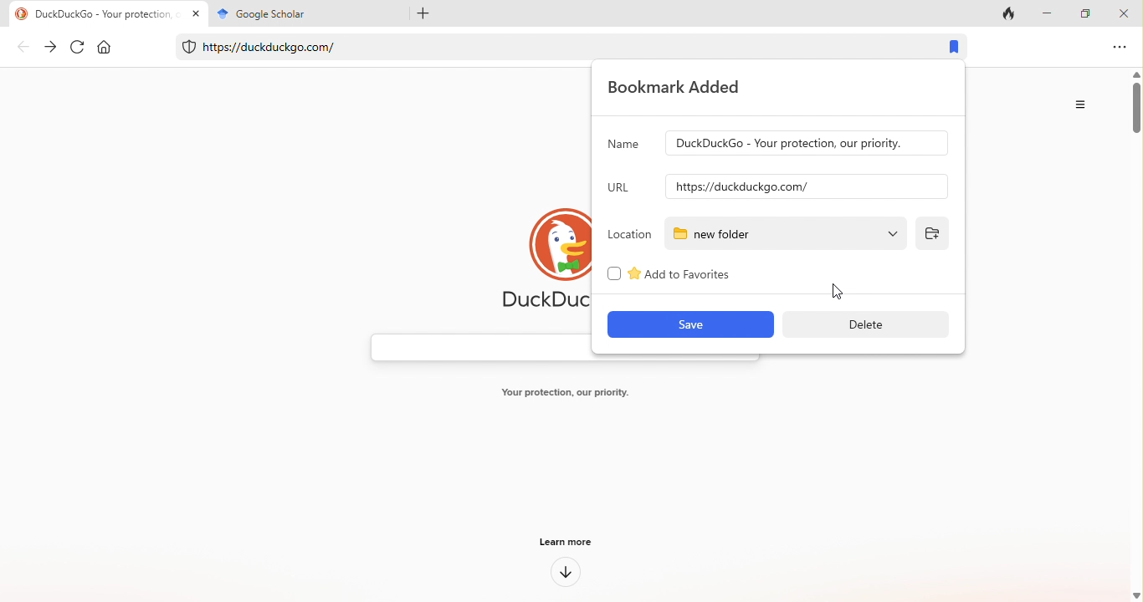 The width and height of the screenshot is (1143, 602). What do you see at coordinates (629, 235) in the screenshot?
I see `location` at bounding box center [629, 235].